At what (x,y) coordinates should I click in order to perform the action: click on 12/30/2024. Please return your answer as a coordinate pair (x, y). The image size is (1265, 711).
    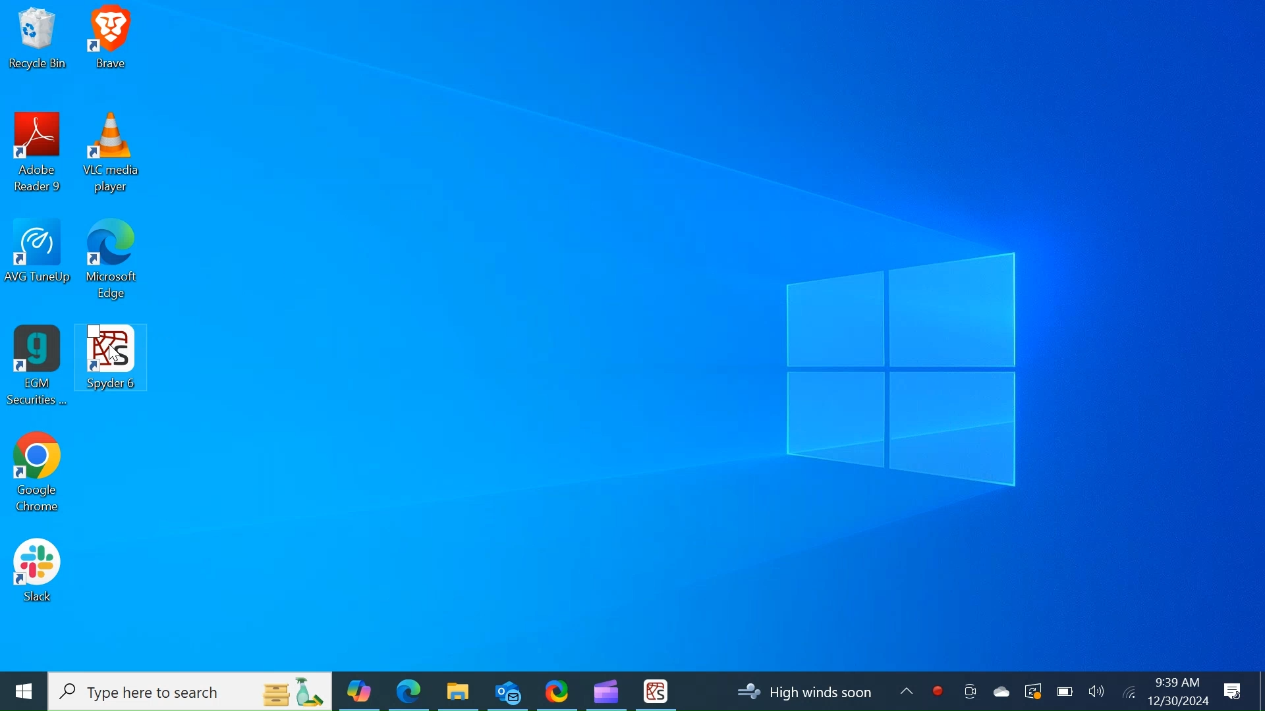
    Looking at the image, I should click on (1179, 700).